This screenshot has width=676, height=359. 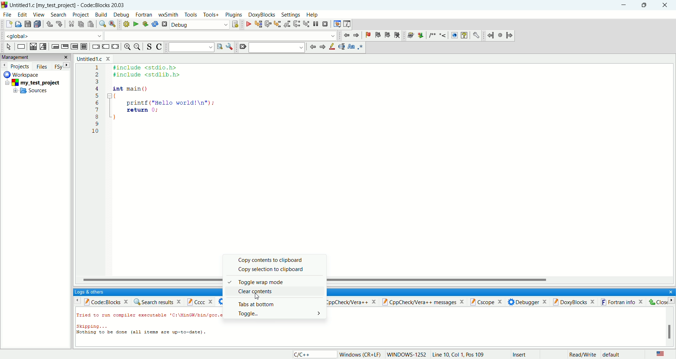 What do you see at coordinates (325, 24) in the screenshot?
I see `stop debugger` at bounding box center [325, 24].